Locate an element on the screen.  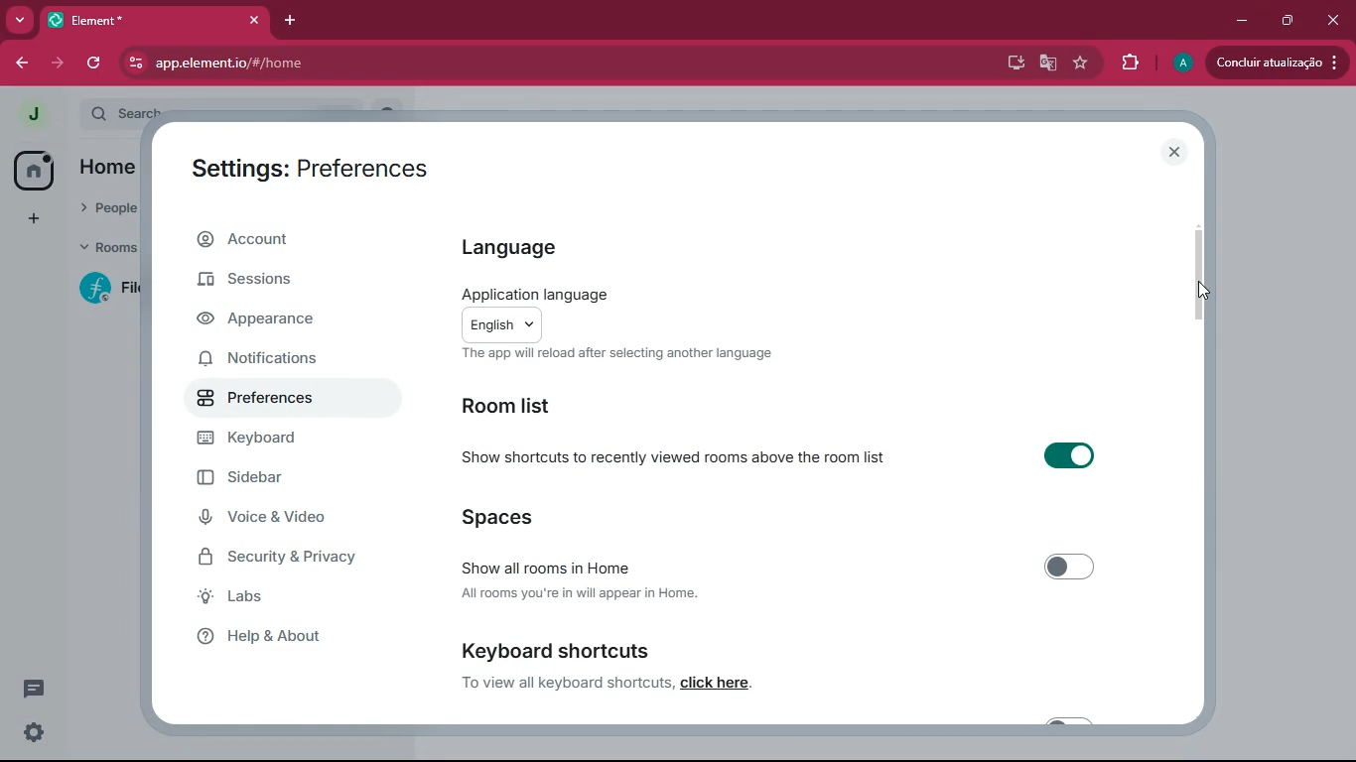
security & security is located at coordinates (299, 556).